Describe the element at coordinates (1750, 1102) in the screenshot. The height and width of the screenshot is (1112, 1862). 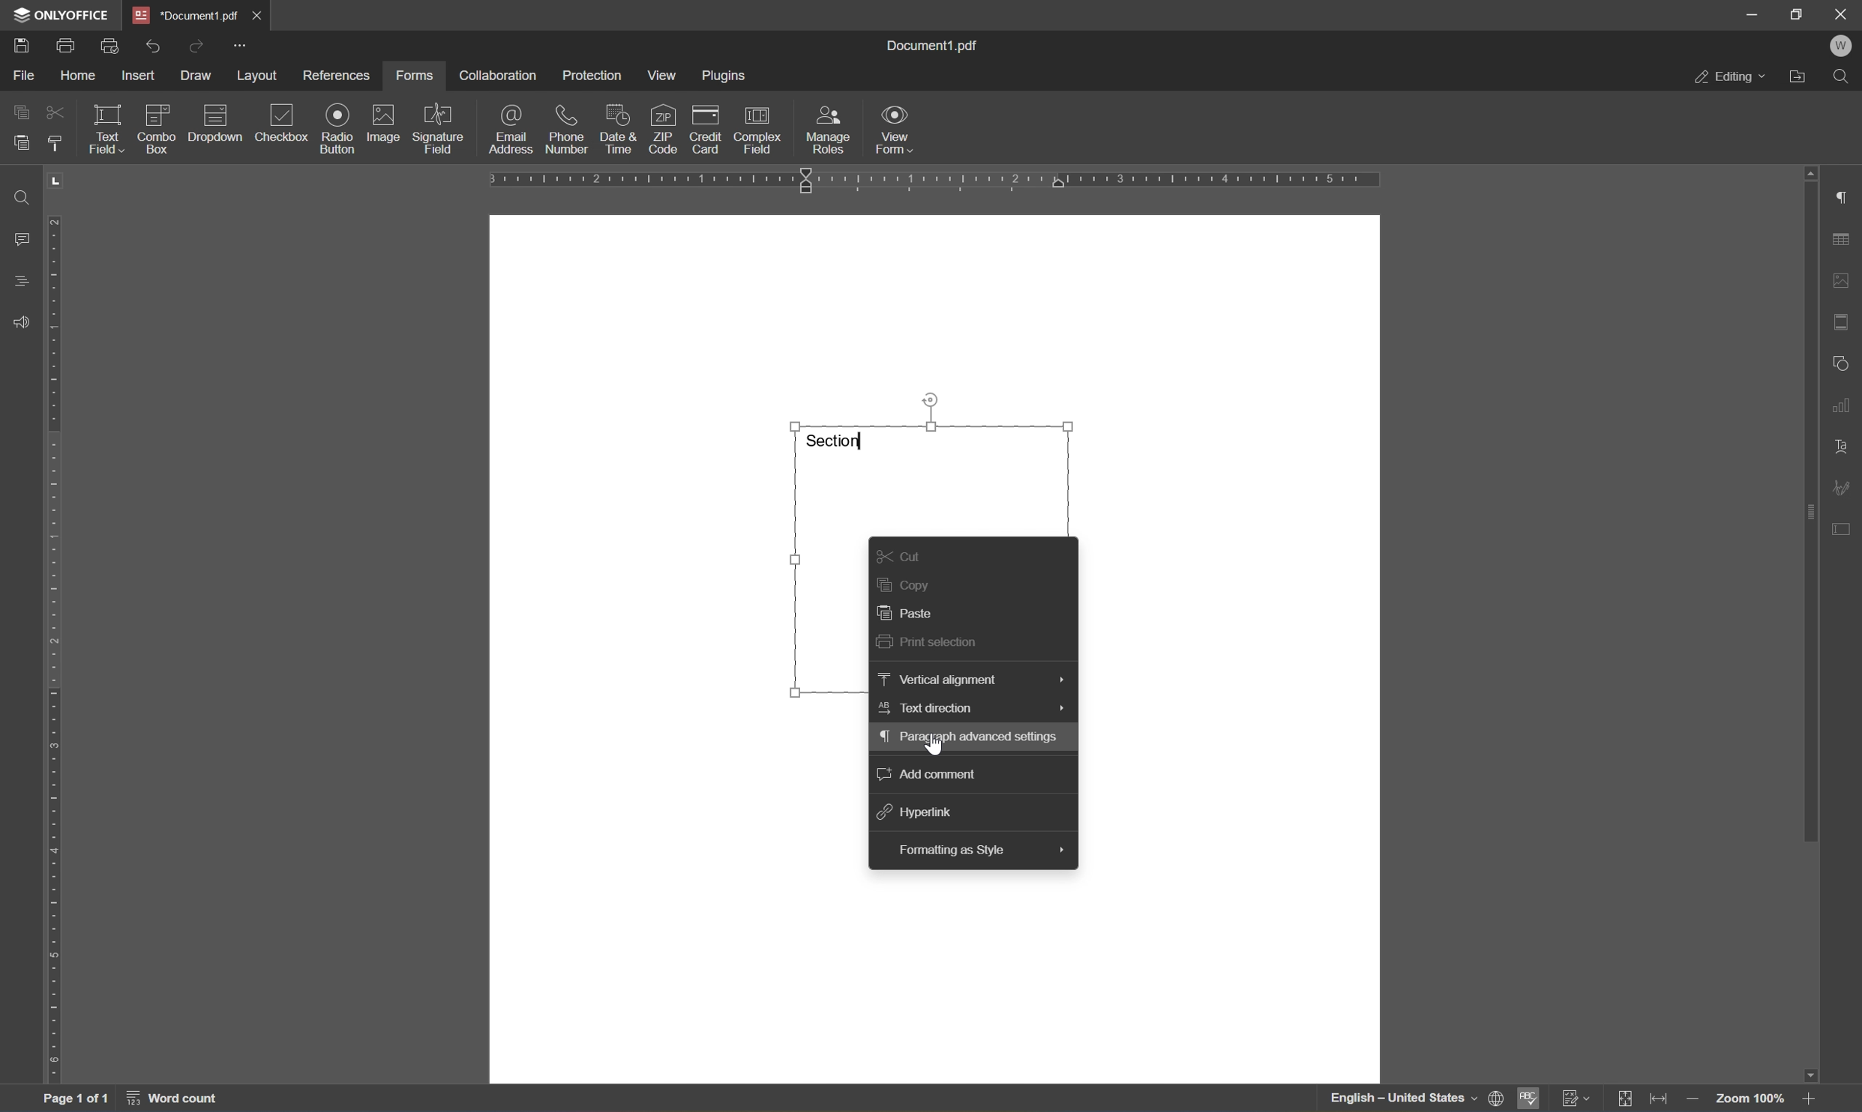
I see `zoom 100%` at that location.